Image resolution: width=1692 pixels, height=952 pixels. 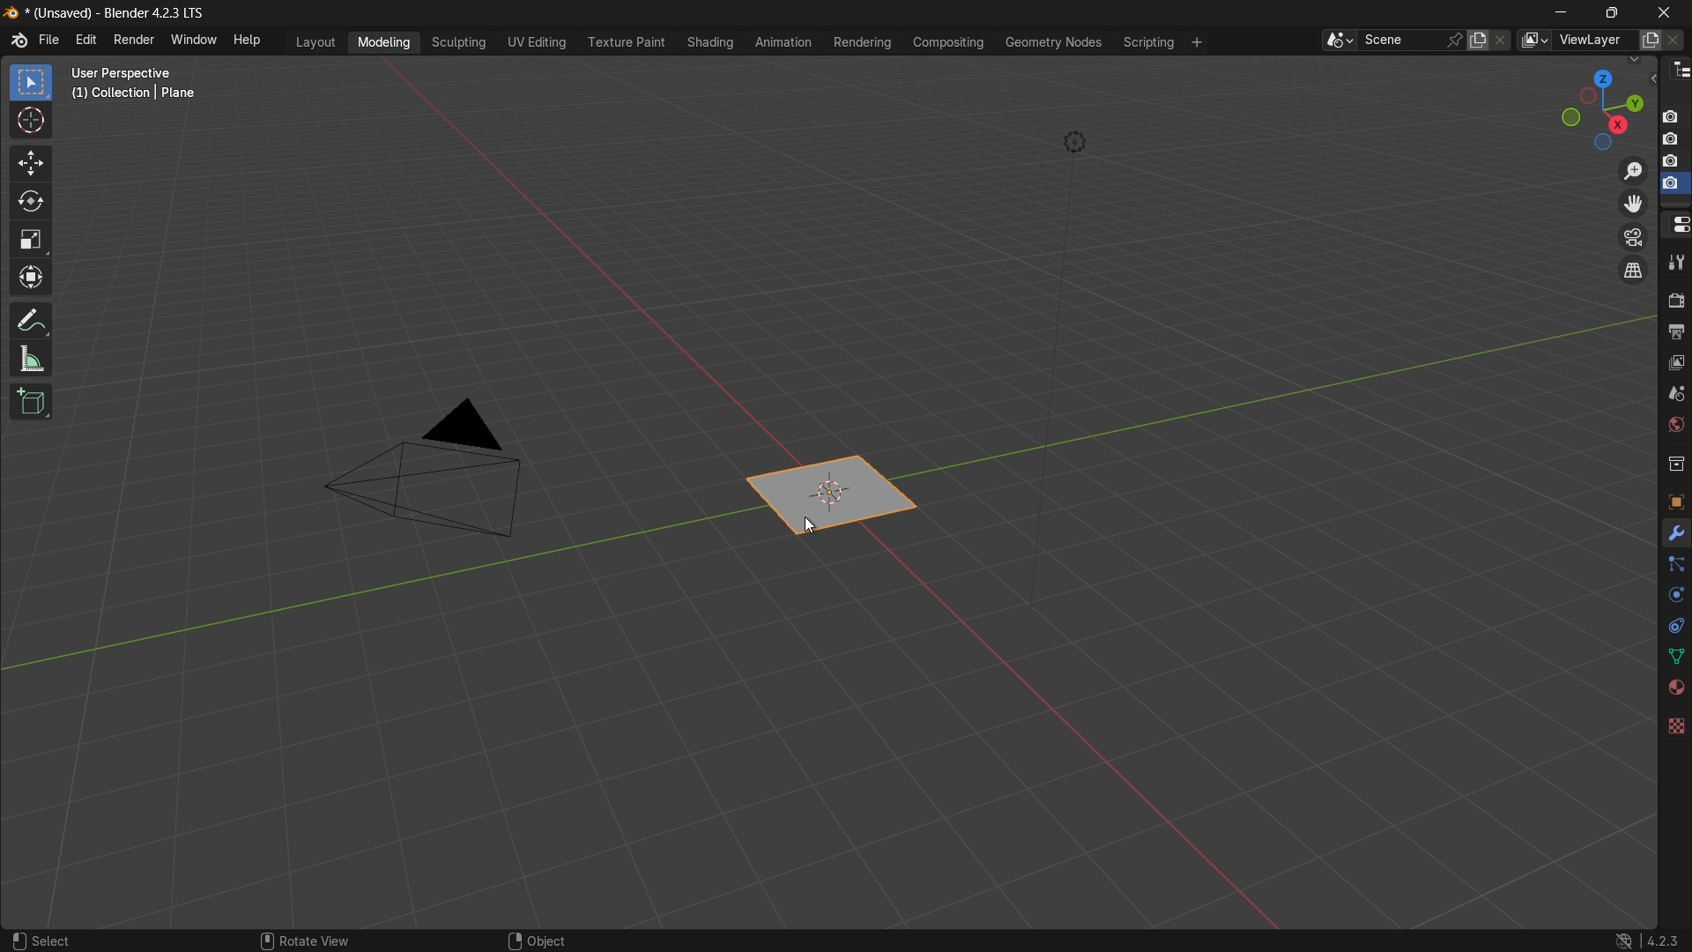 I want to click on compositing, so click(x=947, y=43).